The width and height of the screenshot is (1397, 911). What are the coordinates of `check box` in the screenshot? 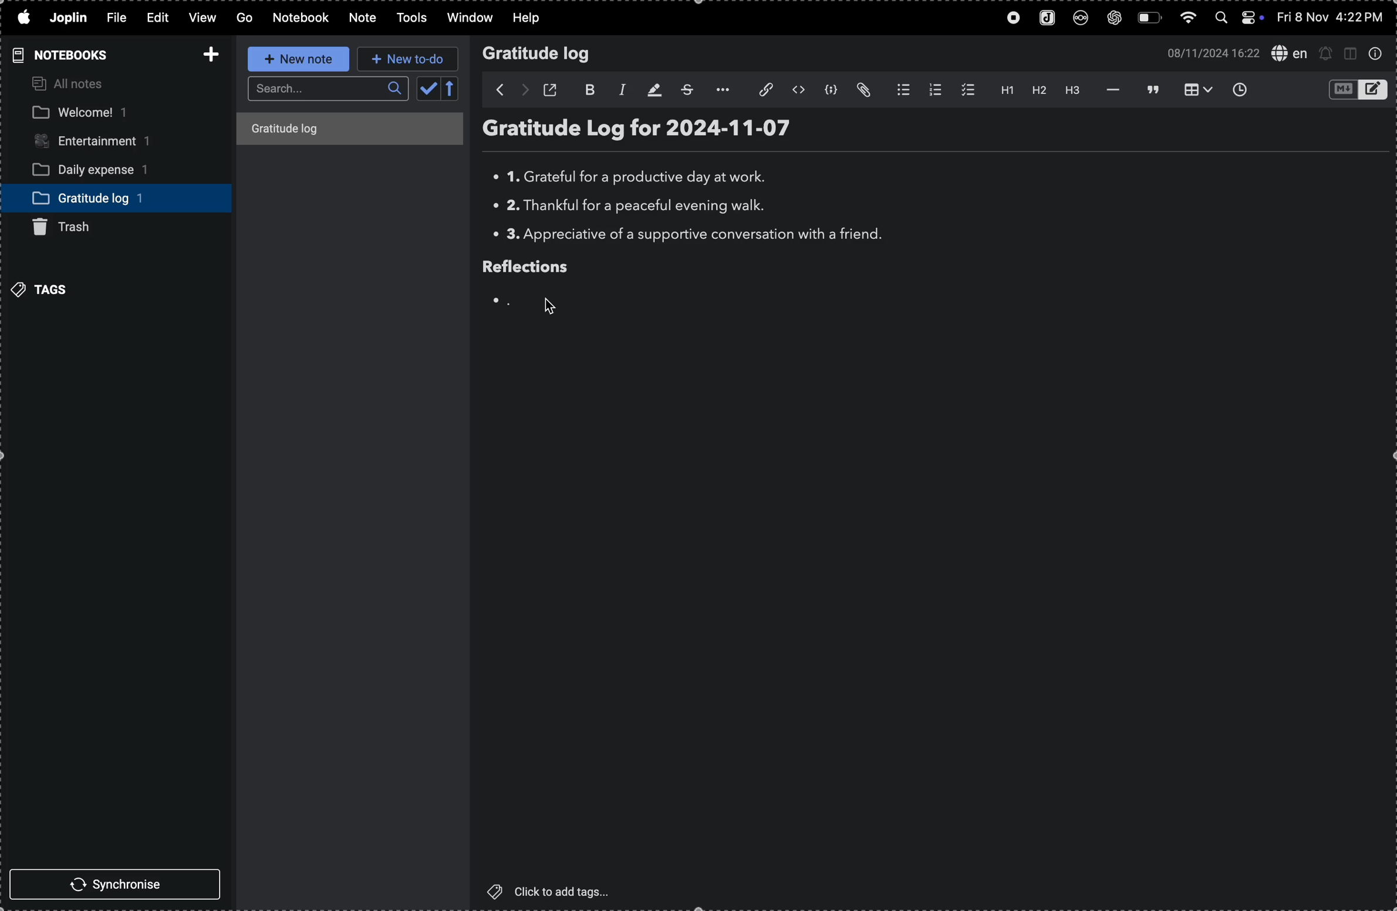 It's located at (966, 89).